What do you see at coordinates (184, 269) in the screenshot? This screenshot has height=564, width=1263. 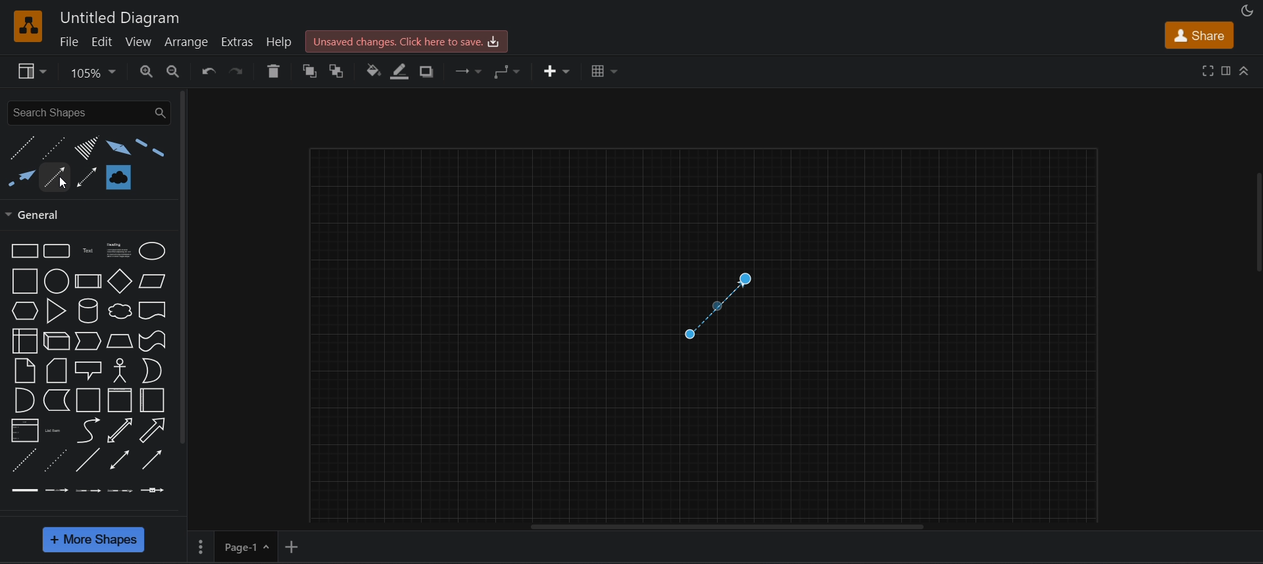 I see `vertical scroll bar` at bounding box center [184, 269].